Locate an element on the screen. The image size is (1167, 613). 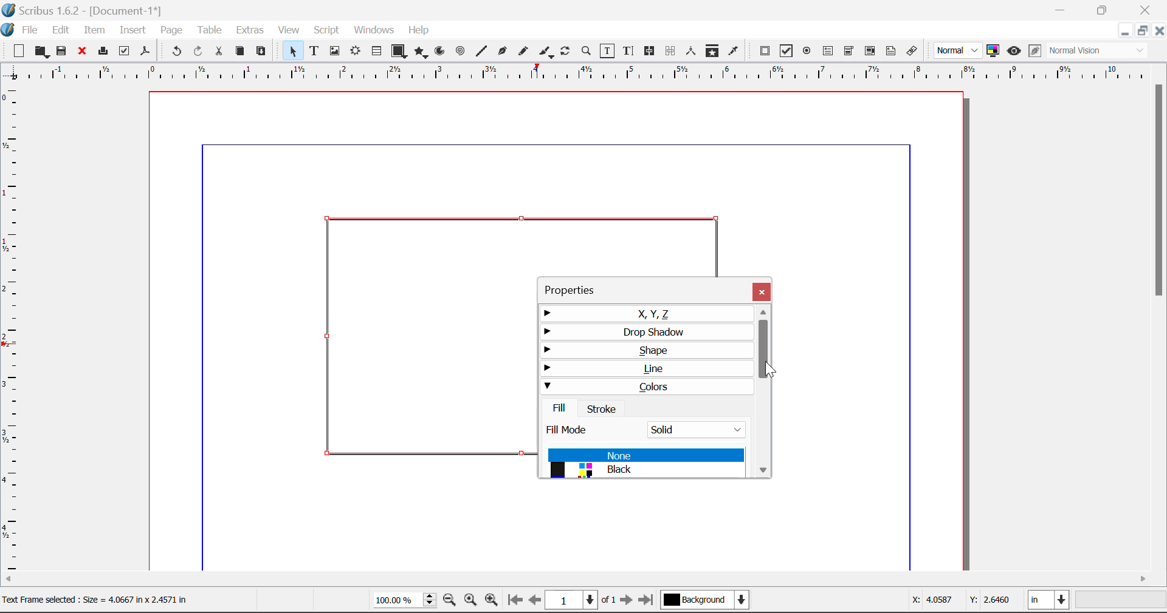
Restore Down is located at coordinates (1124, 30).